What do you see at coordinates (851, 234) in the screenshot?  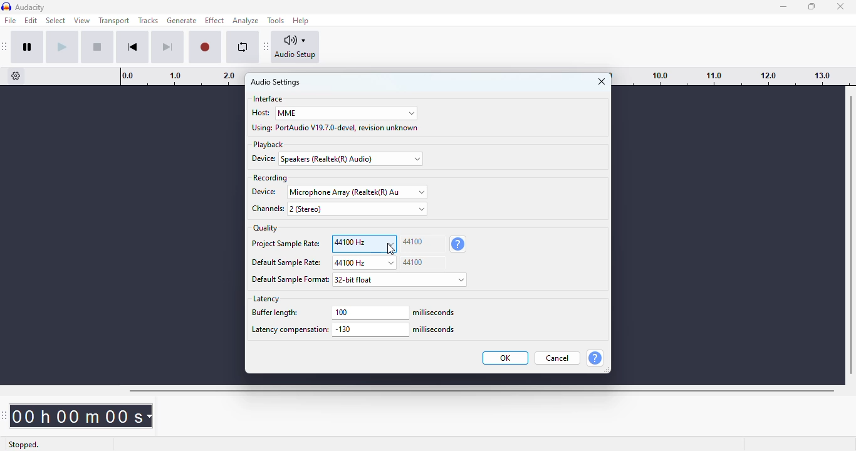 I see `vertical scrollbar` at bounding box center [851, 234].